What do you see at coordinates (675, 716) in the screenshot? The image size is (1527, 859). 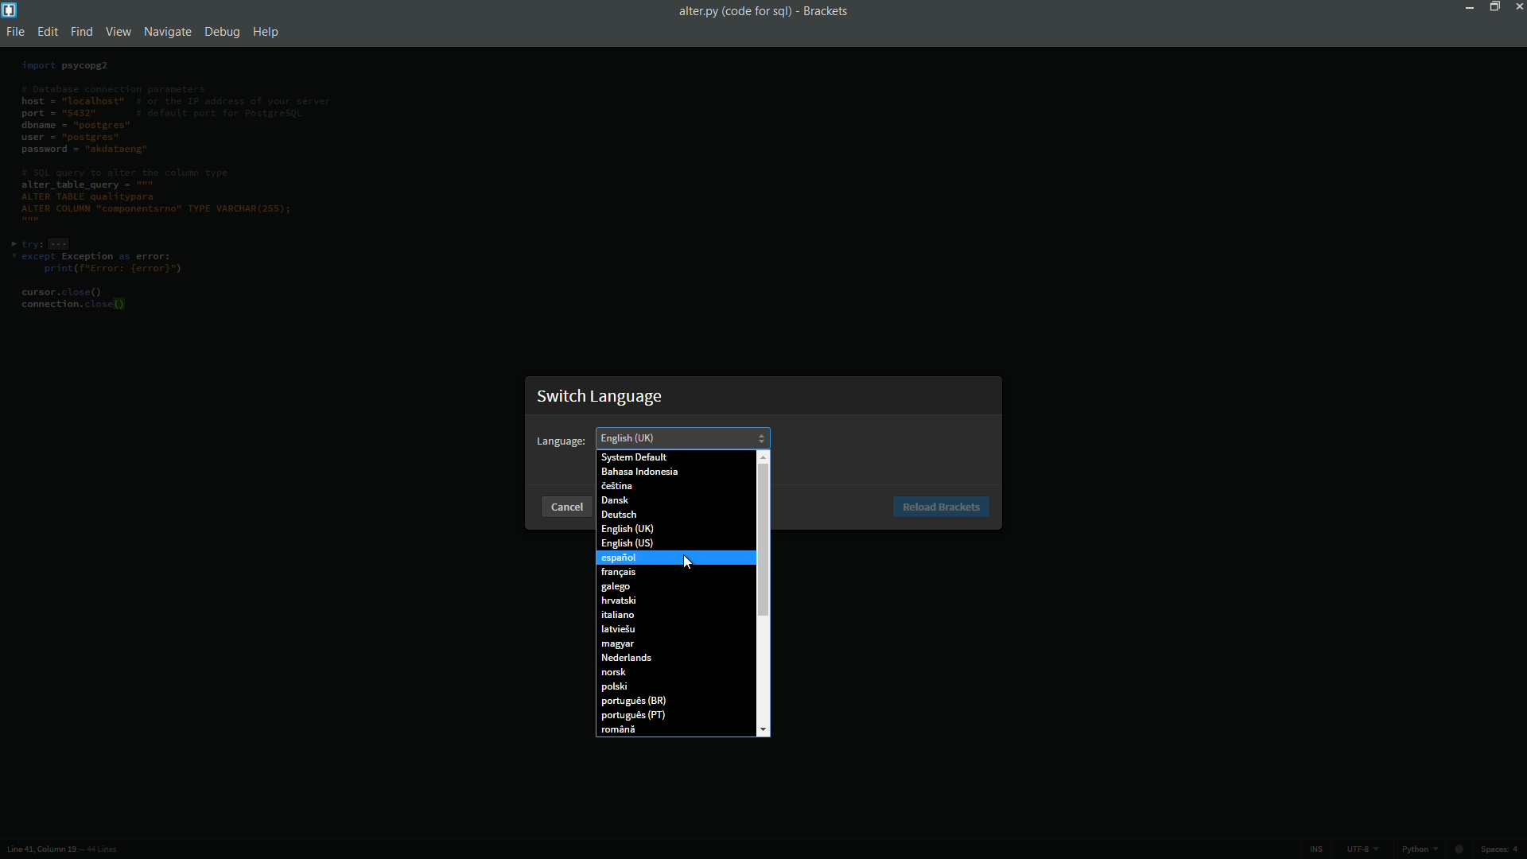 I see `portugues(PT)` at bounding box center [675, 716].